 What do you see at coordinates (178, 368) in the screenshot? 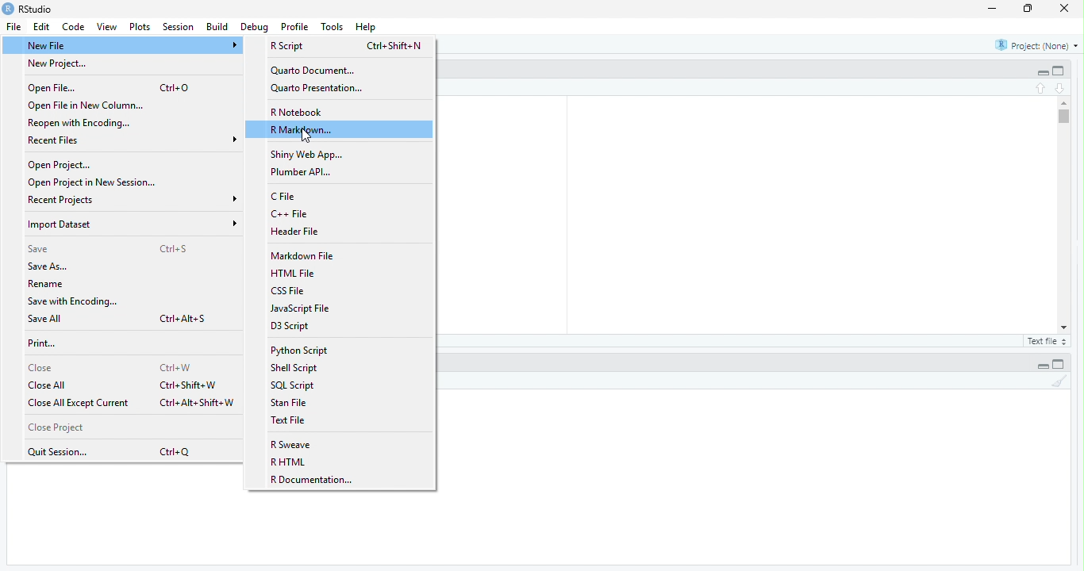
I see `Ctrl+W` at bounding box center [178, 368].